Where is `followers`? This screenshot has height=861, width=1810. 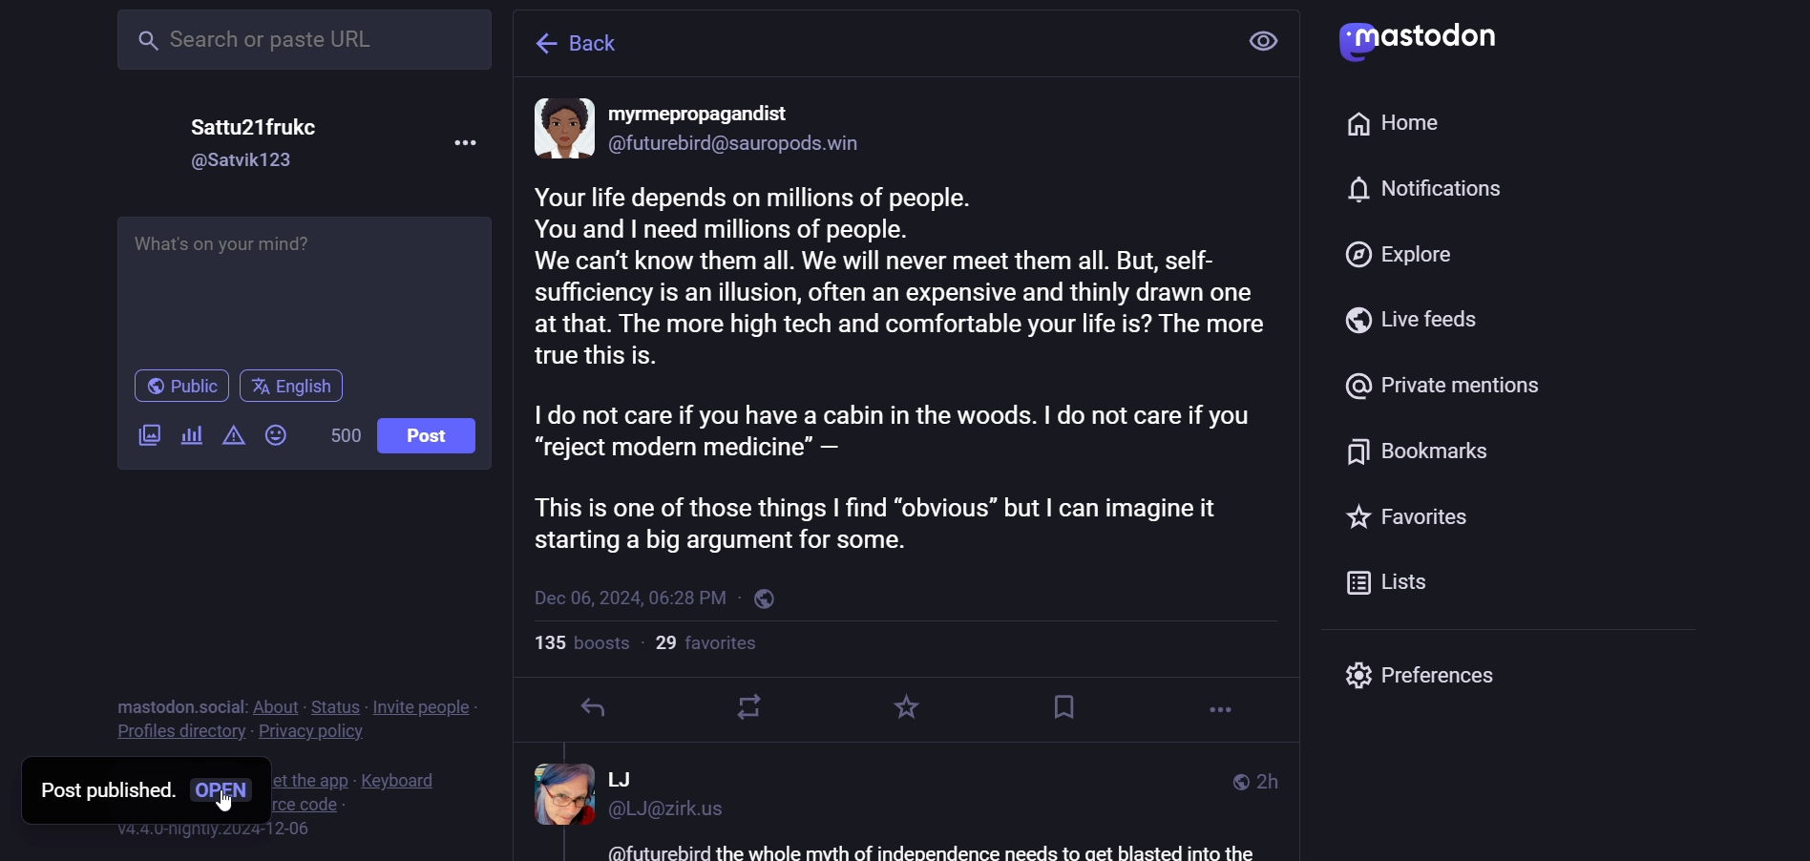
followers is located at coordinates (710, 646).